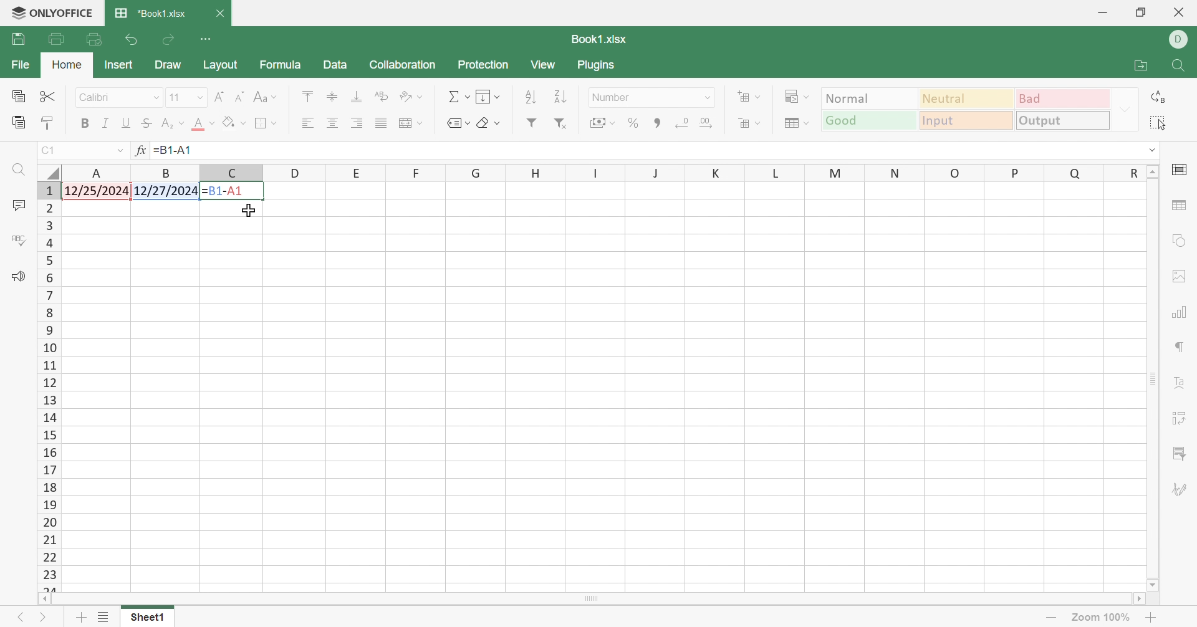  What do you see at coordinates (103, 618) in the screenshot?
I see `List of Sheet` at bounding box center [103, 618].